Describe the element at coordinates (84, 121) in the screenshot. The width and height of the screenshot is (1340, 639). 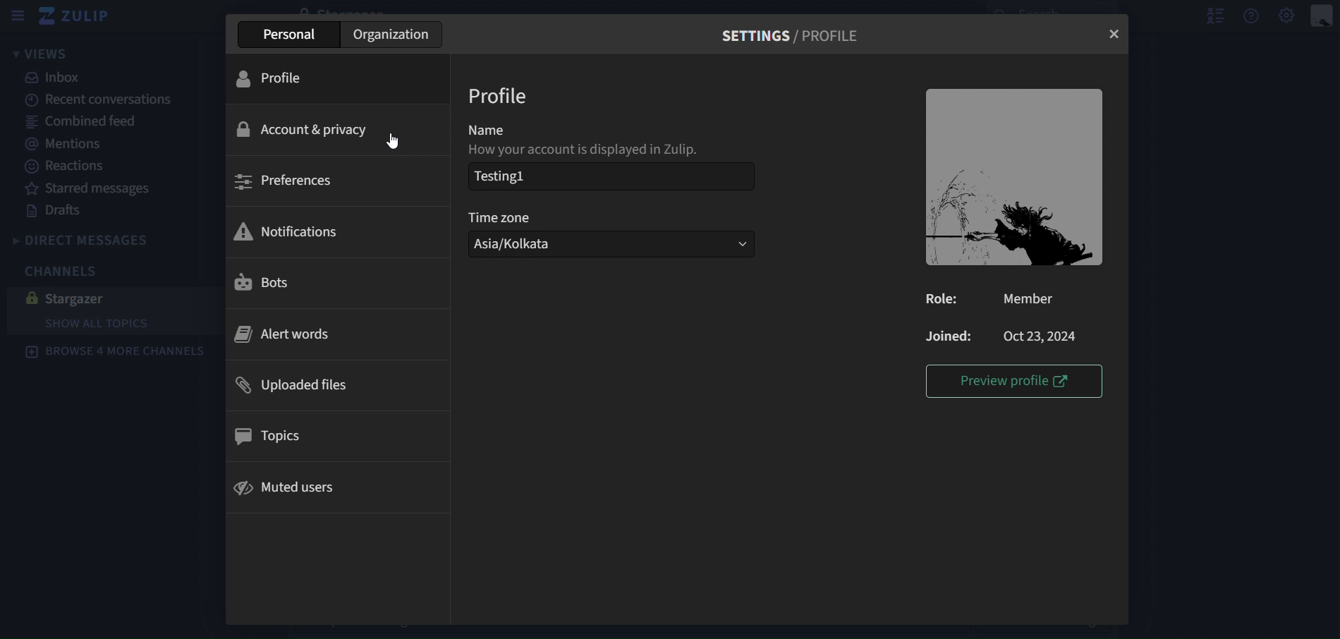
I see `combined feed` at that location.